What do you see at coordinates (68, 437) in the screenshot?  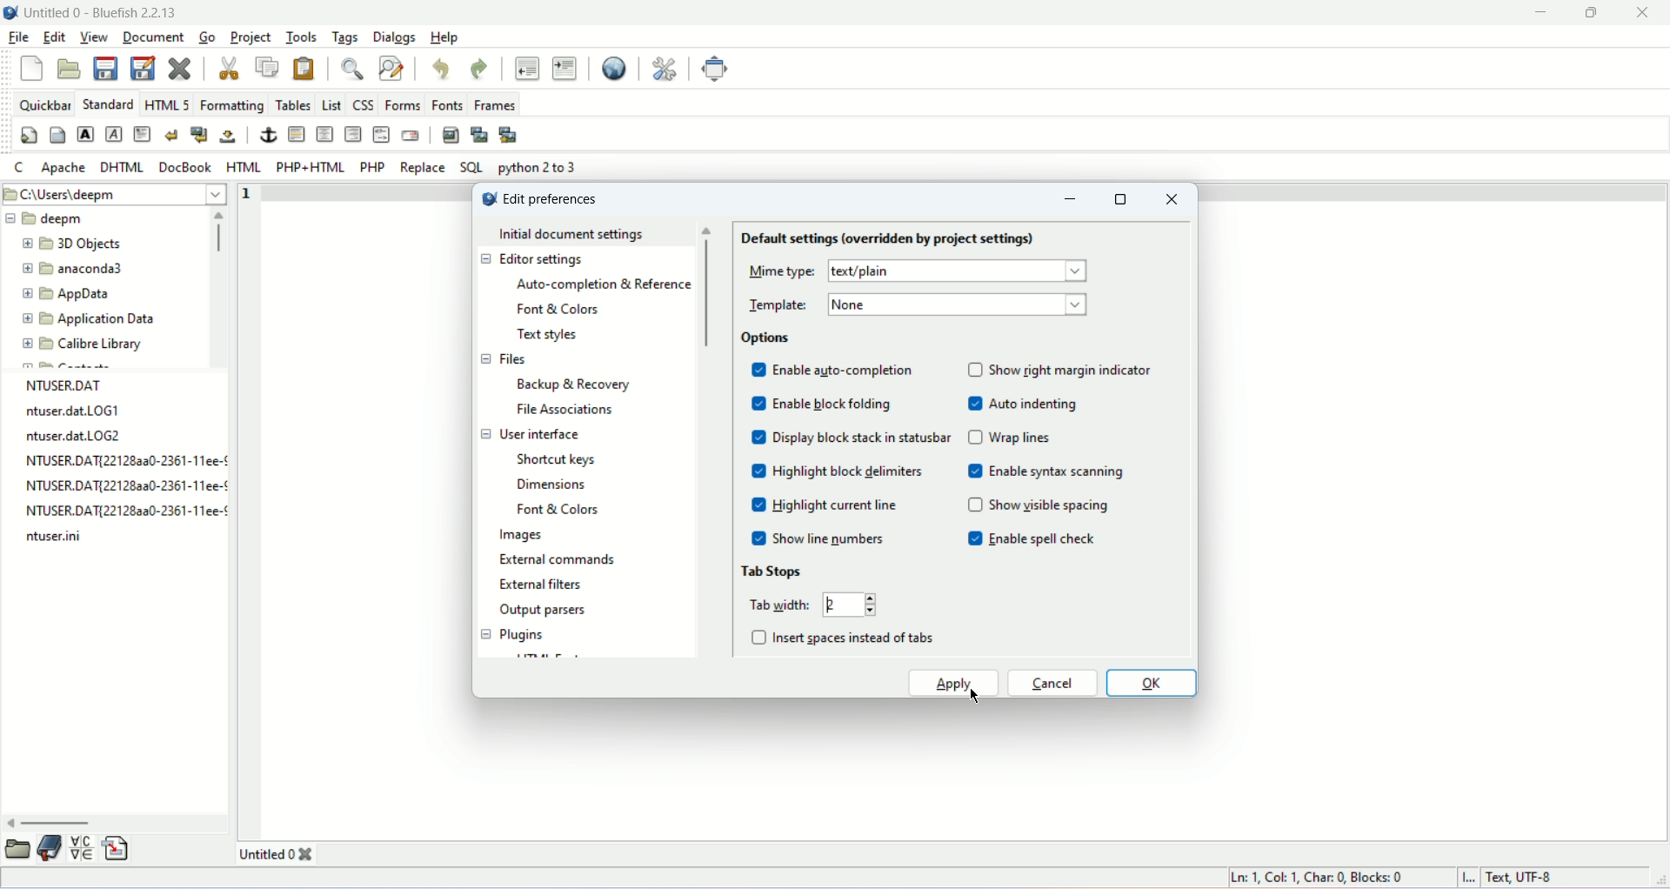 I see `ntuser.dat.LOG2` at bounding box center [68, 437].